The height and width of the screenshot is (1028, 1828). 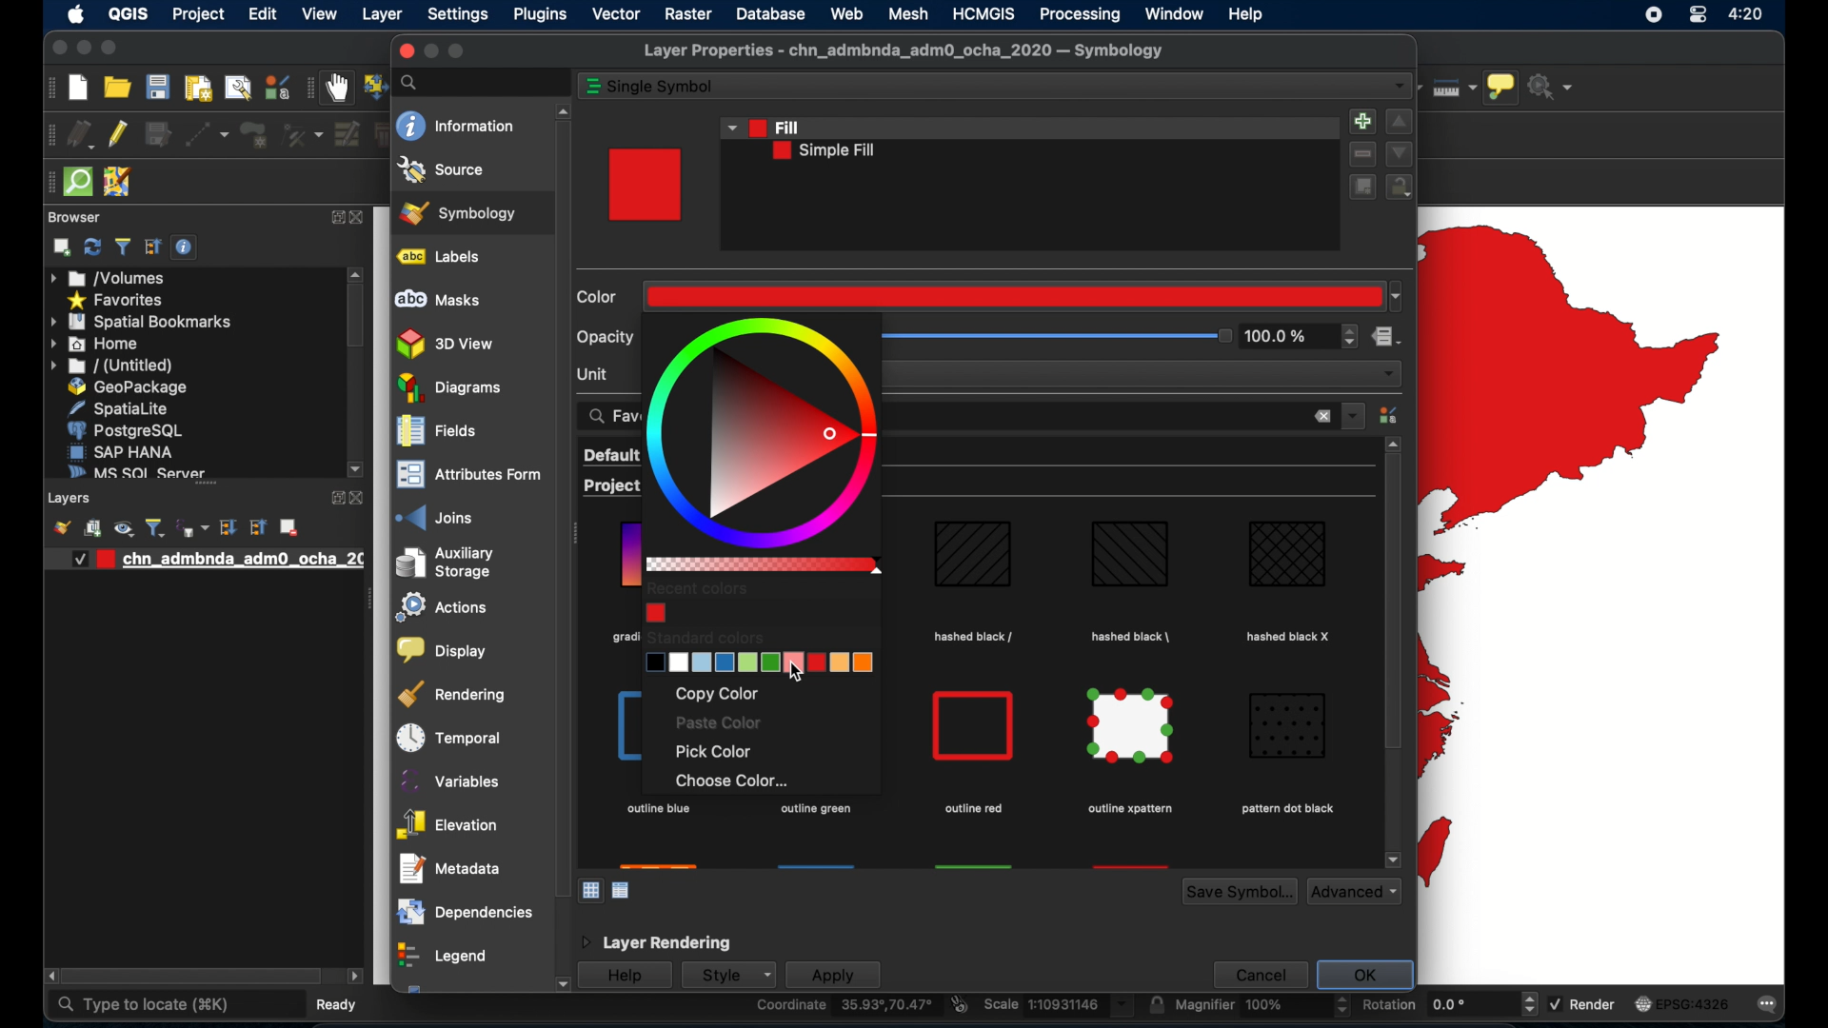 What do you see at coordinates (825, 151) in the screenshot?
I see `simple fill` at bounding box center [825, 151].